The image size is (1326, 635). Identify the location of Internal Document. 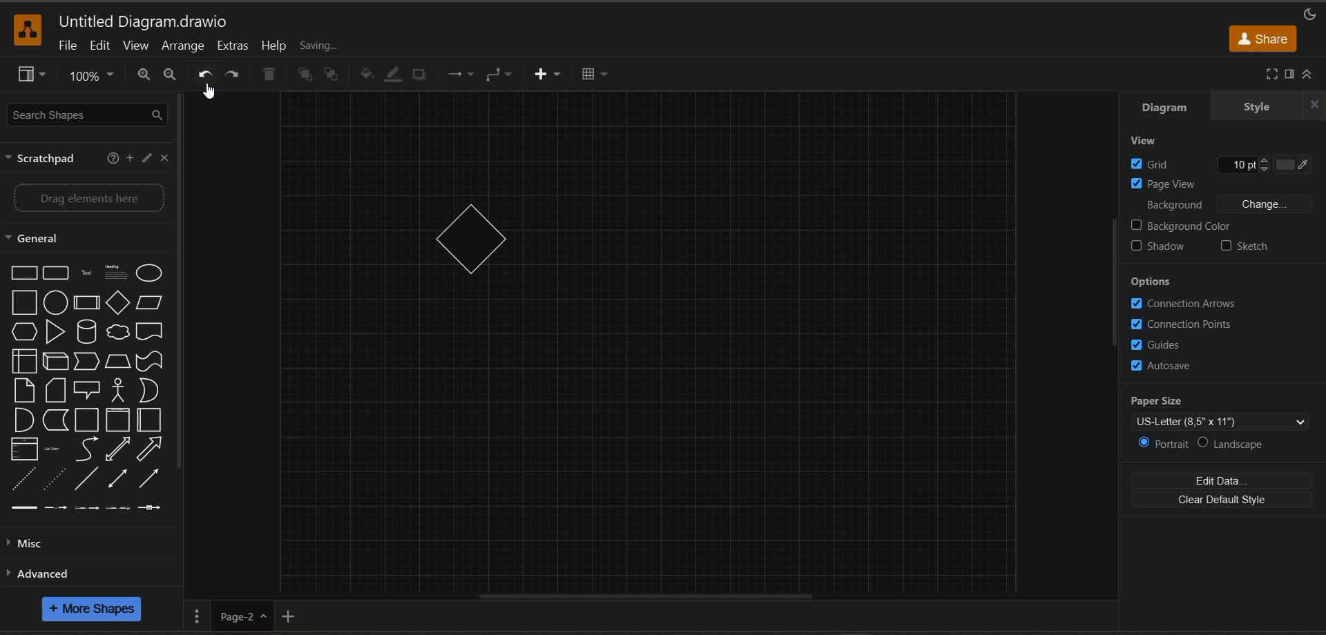
(25, 360).